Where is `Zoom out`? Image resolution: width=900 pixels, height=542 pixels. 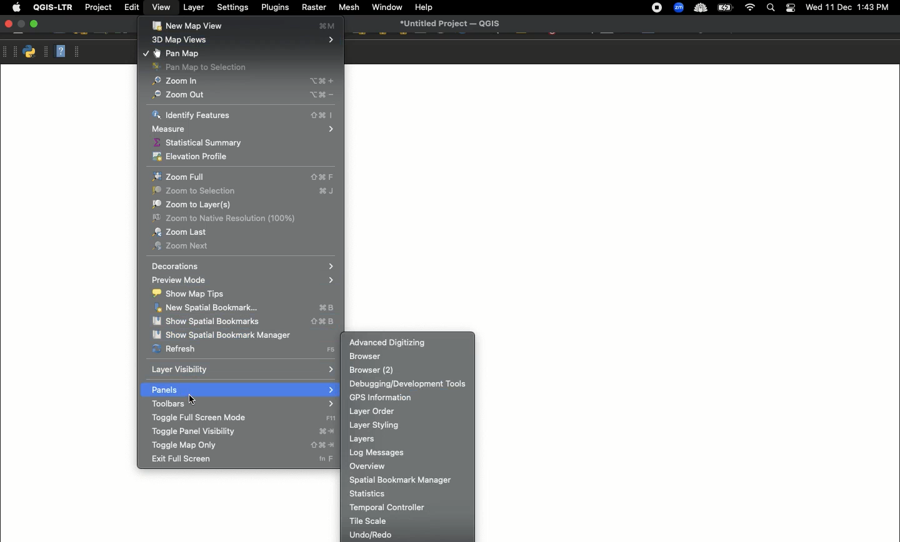 Zoom out is located at coordinates (242, 94).